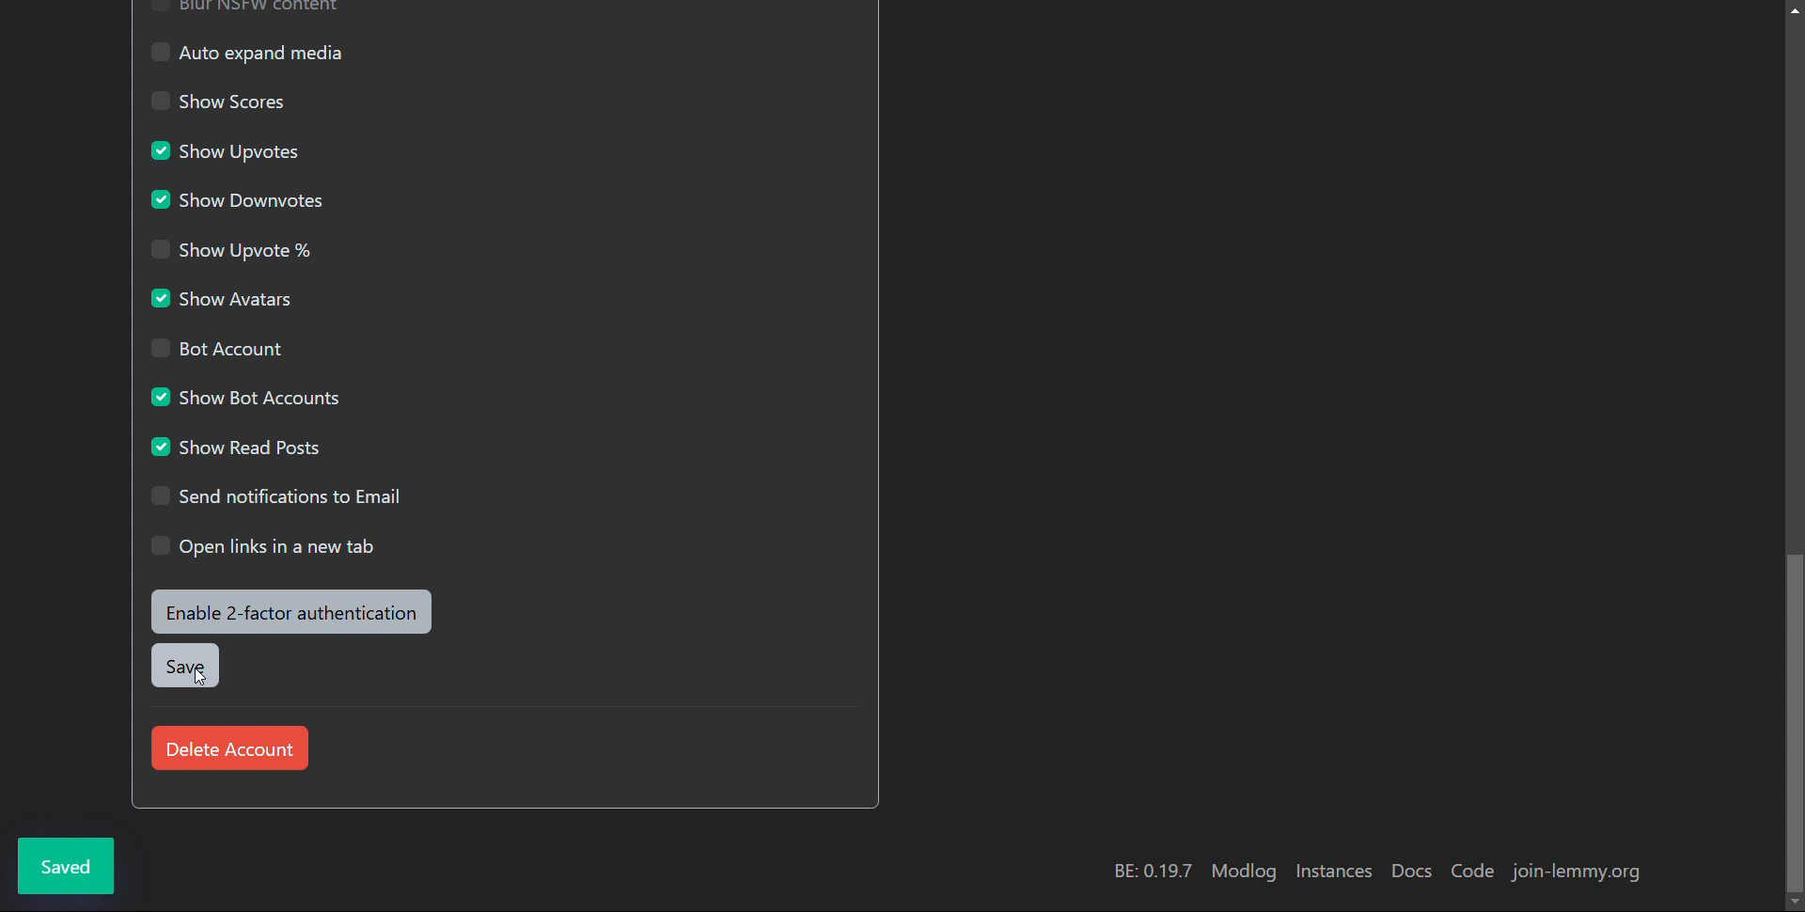 The width and height of the screenshot is (1805, 912). What do you see at coordinates (1154, 871) in the screenshot?
I see `version` at bounding box center [1154, 871].